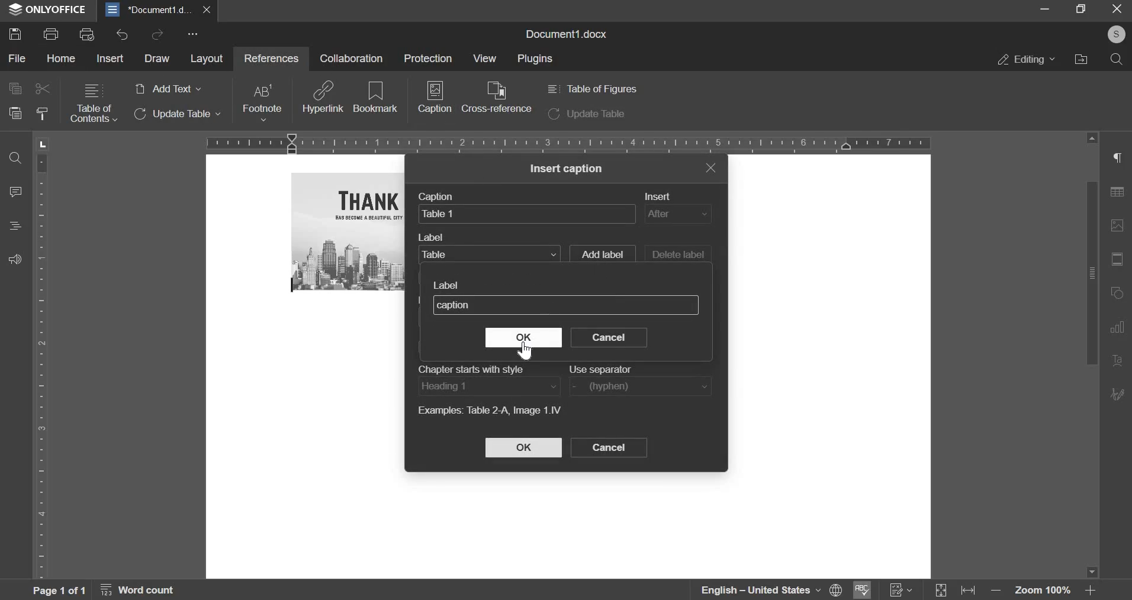 The image size is (1132, 600). What do you see at coordinates (901, 590) in the screenshot?
I see `Track Changes` at bounding box center [901, 590].